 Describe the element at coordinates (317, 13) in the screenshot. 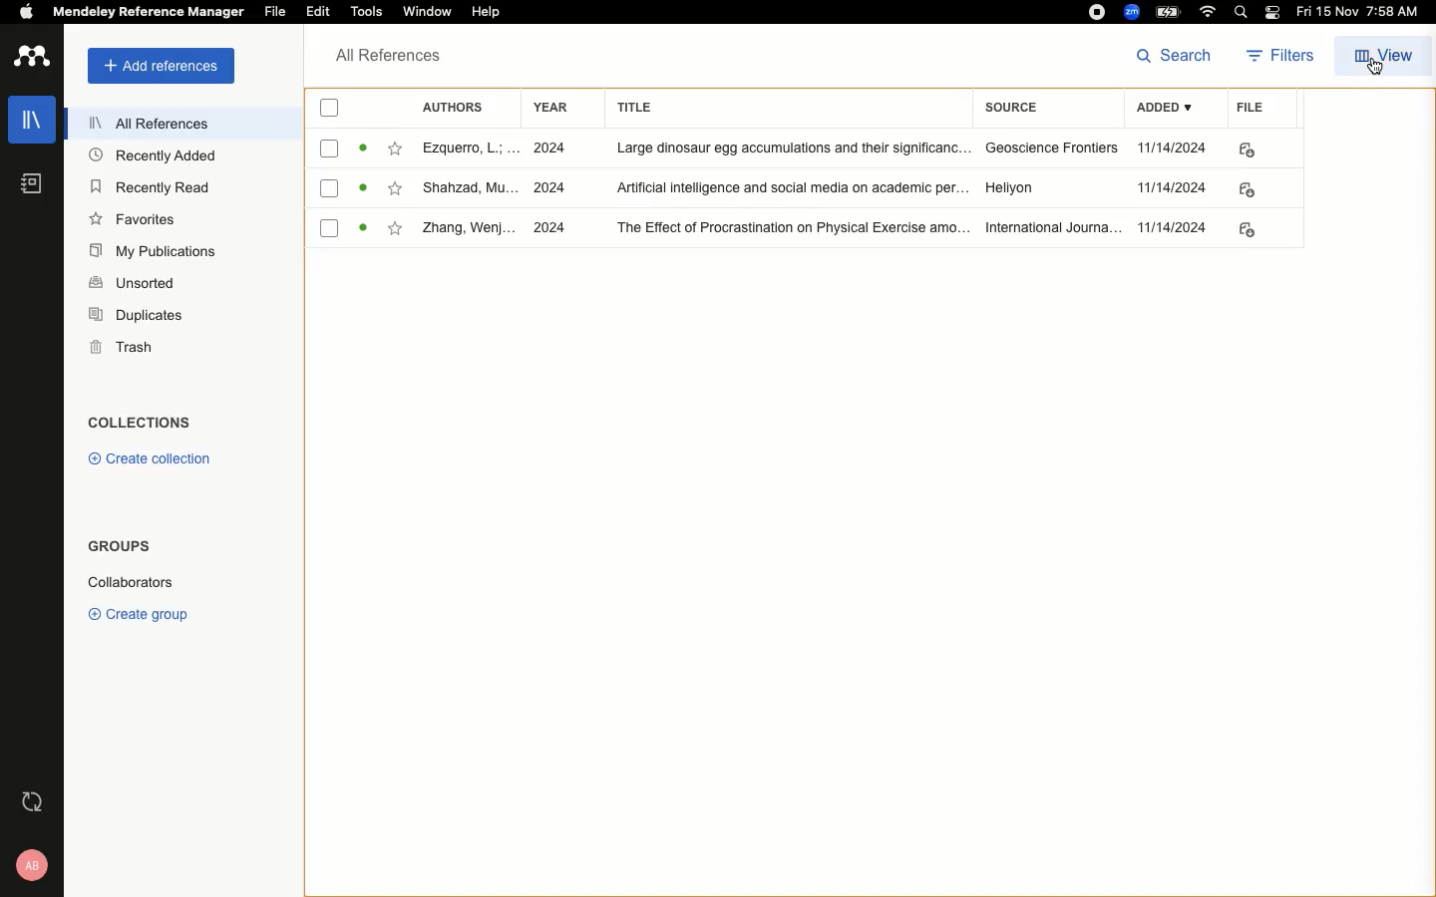

I see `Edit` at that location.